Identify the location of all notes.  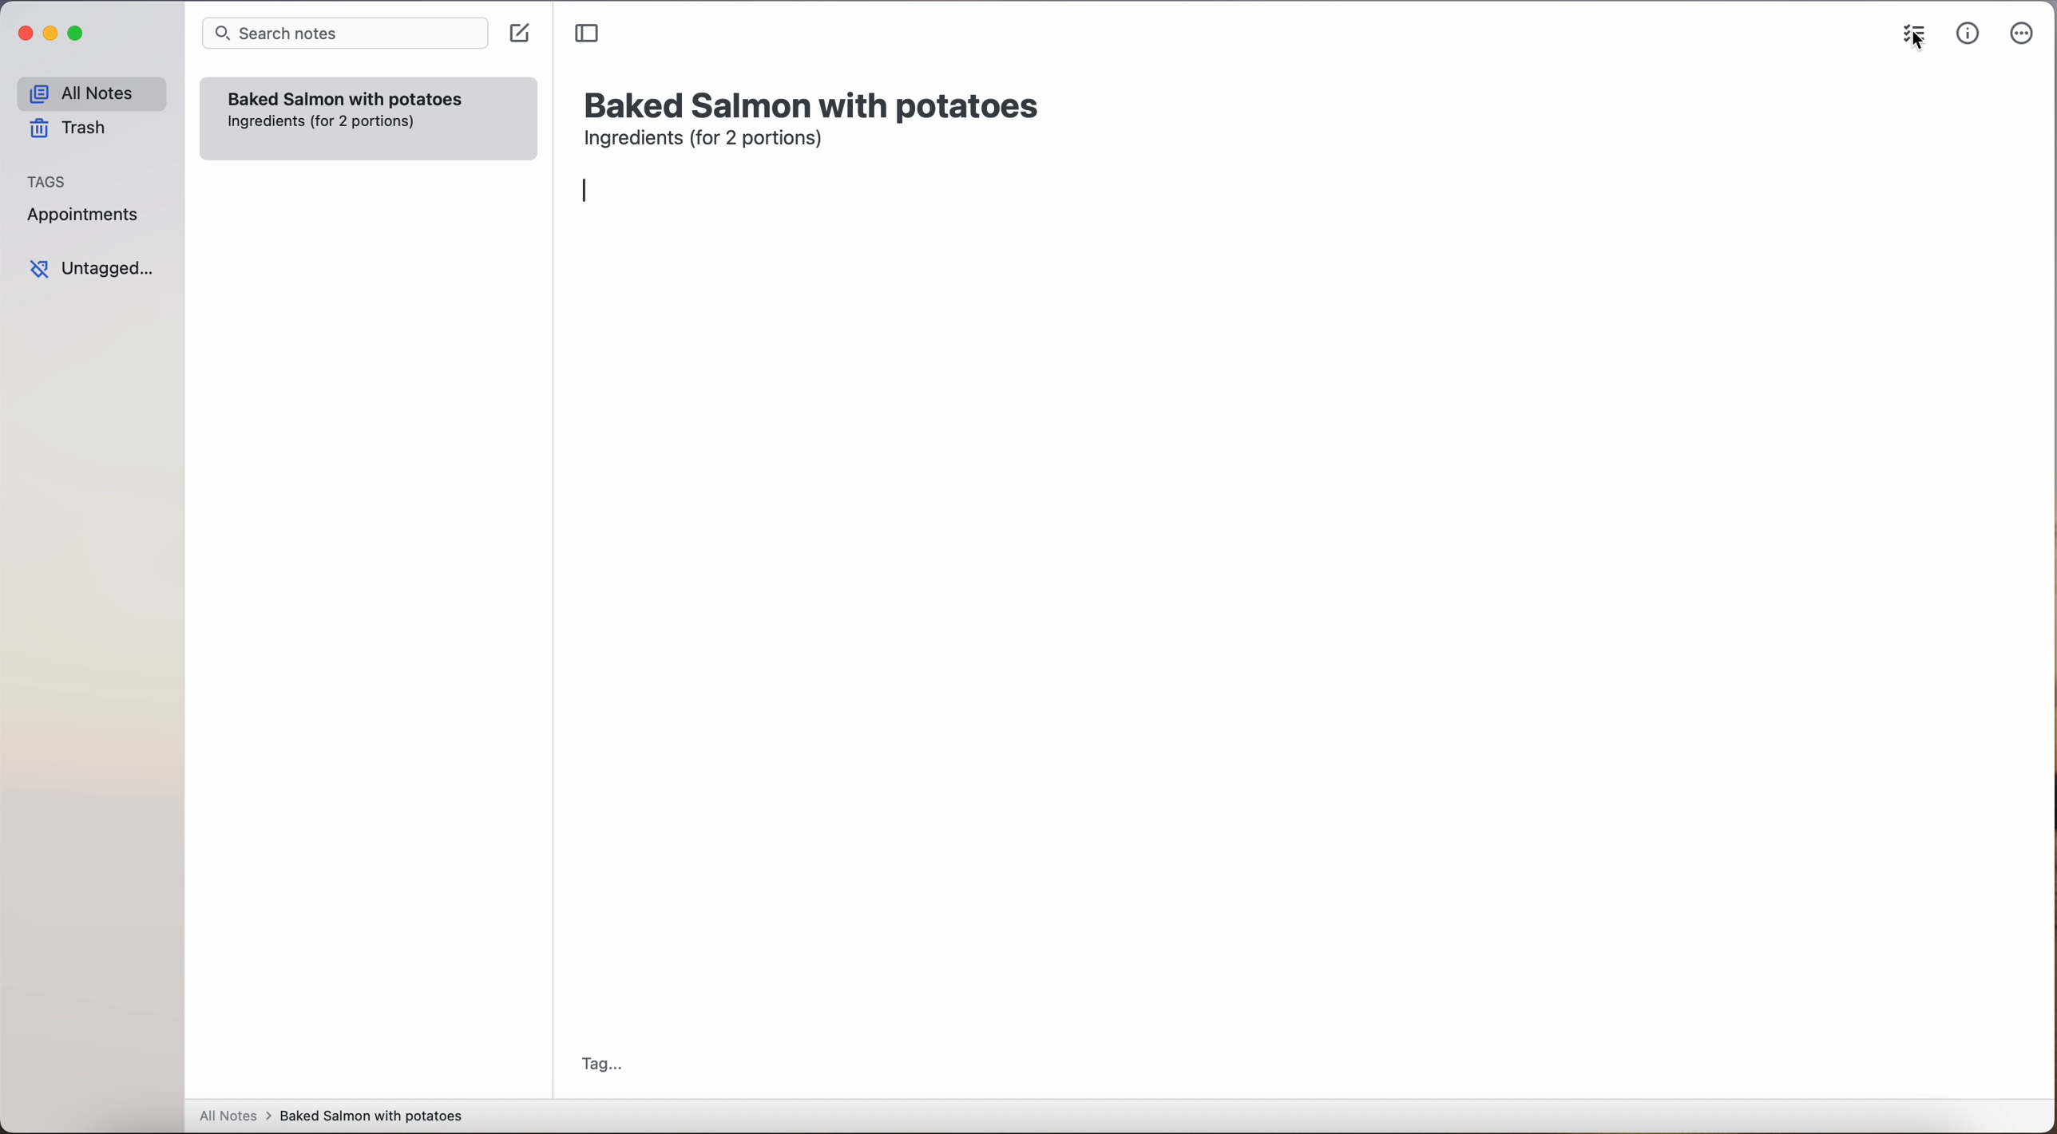
(91, 93).